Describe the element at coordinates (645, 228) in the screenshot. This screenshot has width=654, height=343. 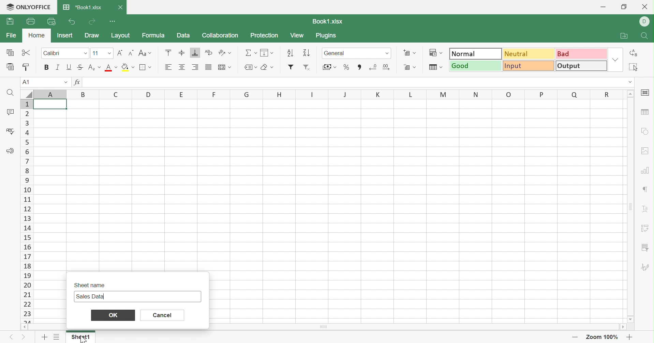
I see `Pivot Table settings` at that location.